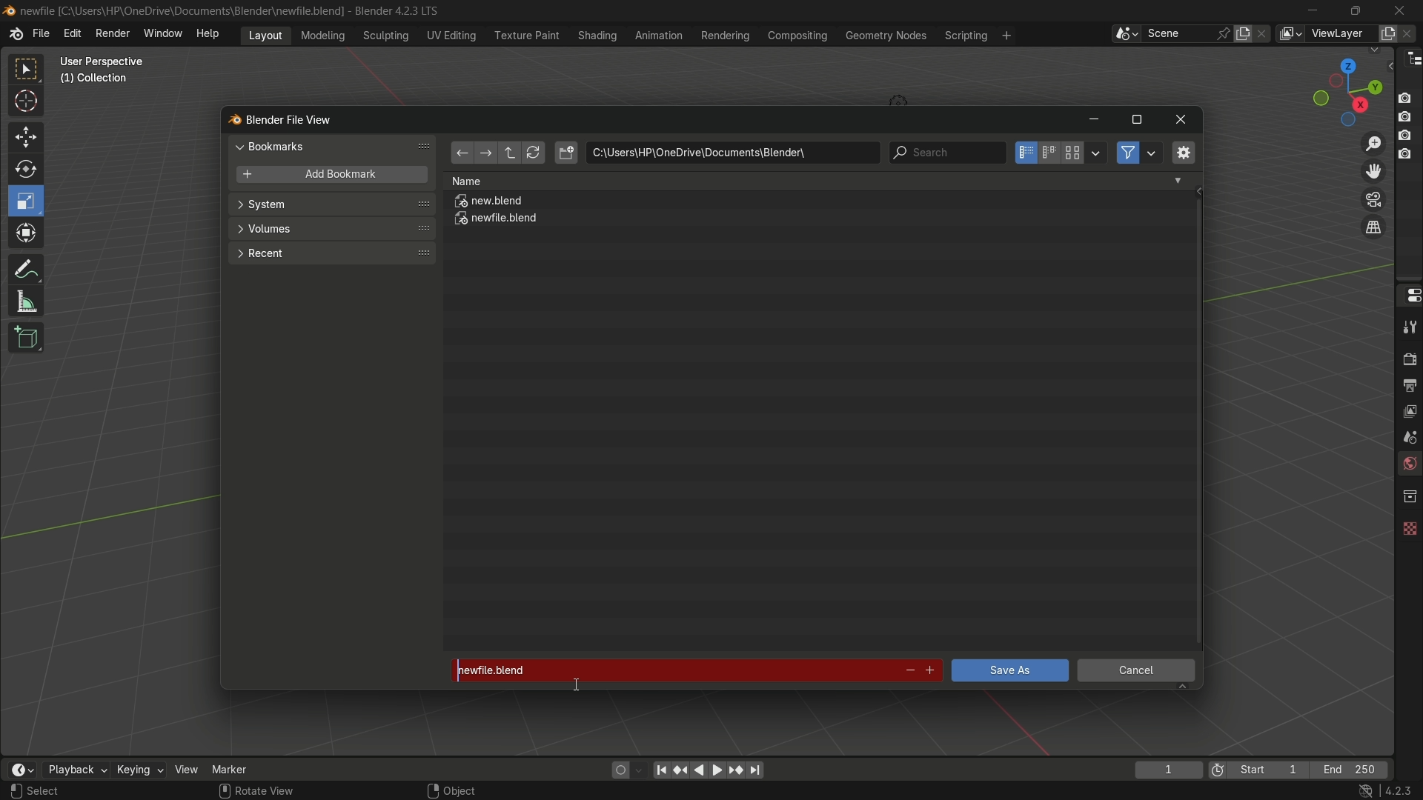 The width and height of the screenshot is (1423, 800). What do you see at coordinates (681, 768) in the screenshot?
I see `jump to keyframe` at bounding box center [681, 768].